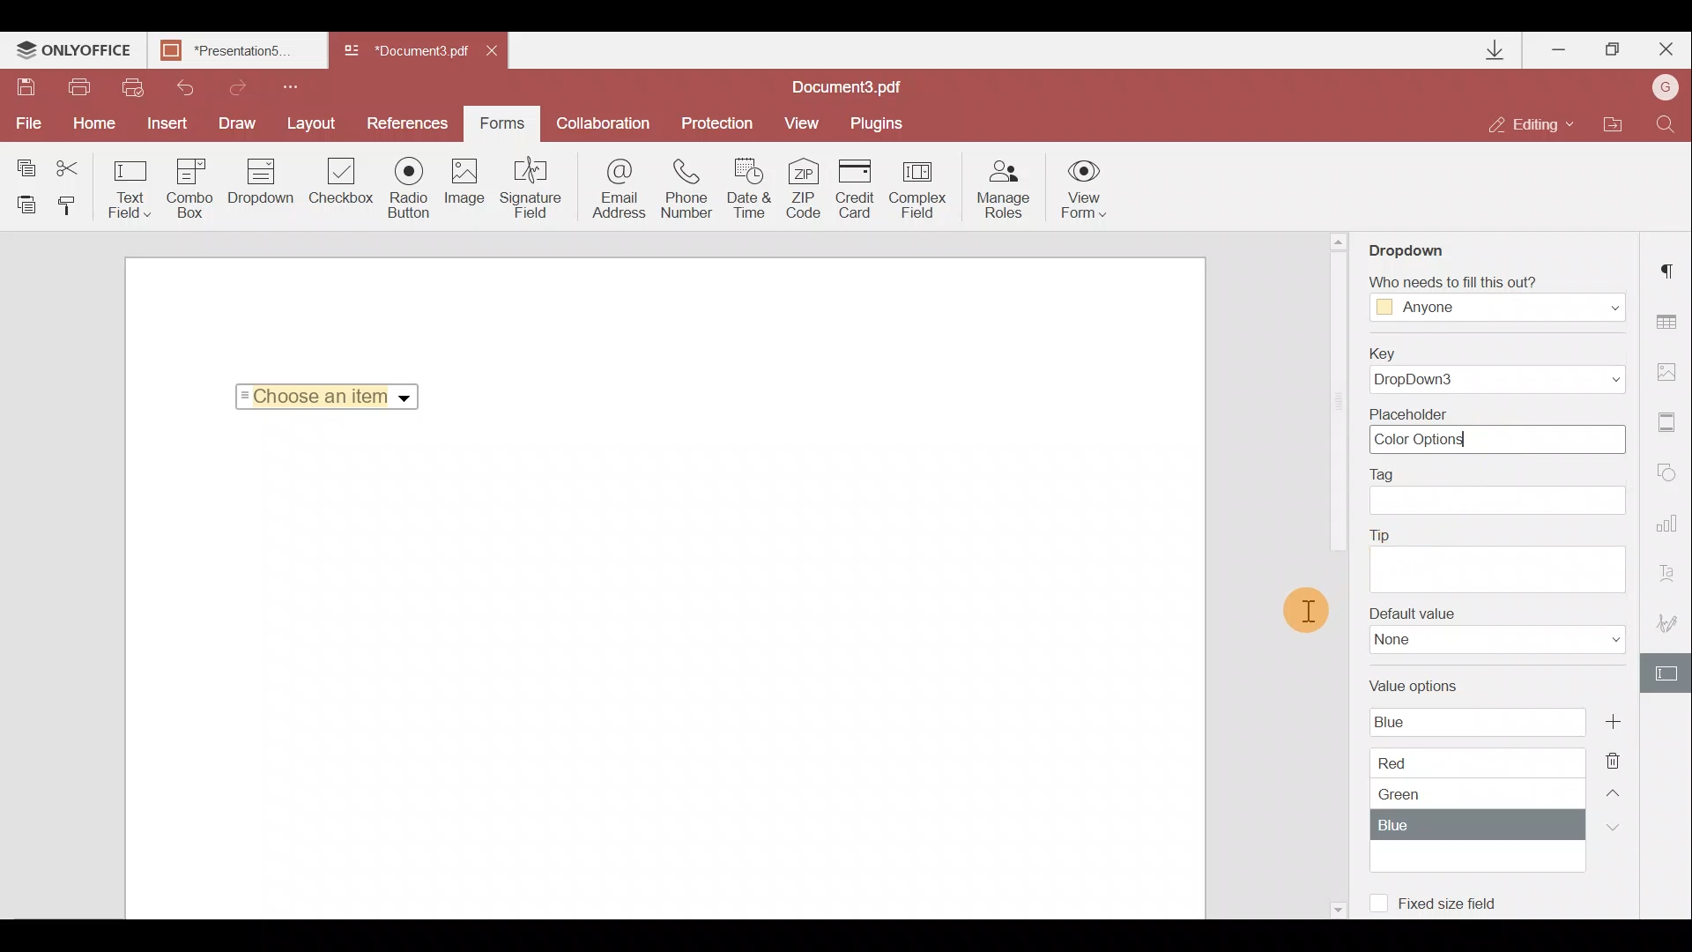  What do you see at coordinates (99, 124) in the screenshot?
I see `Home` at bounding box center [99, 124].